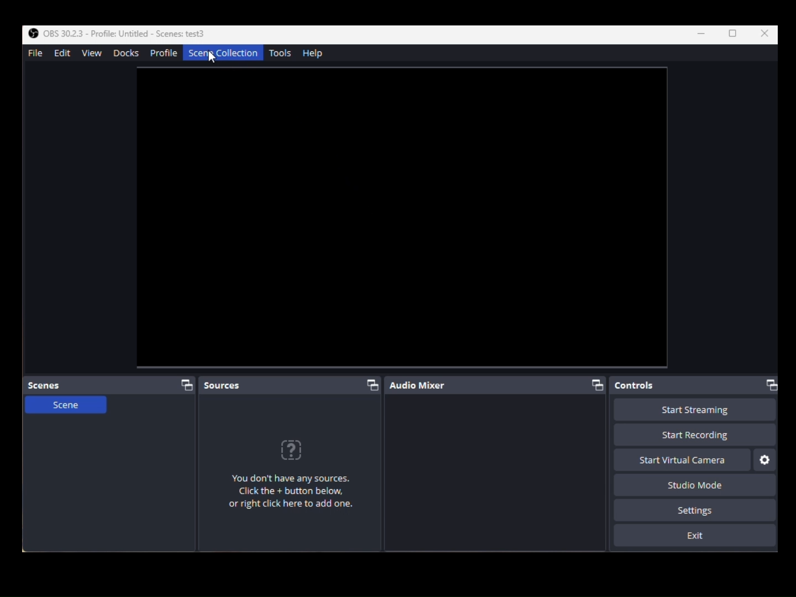  Describe the element at coordinates (694, 436) in the screenshot. I see `Start Recording` at that location.